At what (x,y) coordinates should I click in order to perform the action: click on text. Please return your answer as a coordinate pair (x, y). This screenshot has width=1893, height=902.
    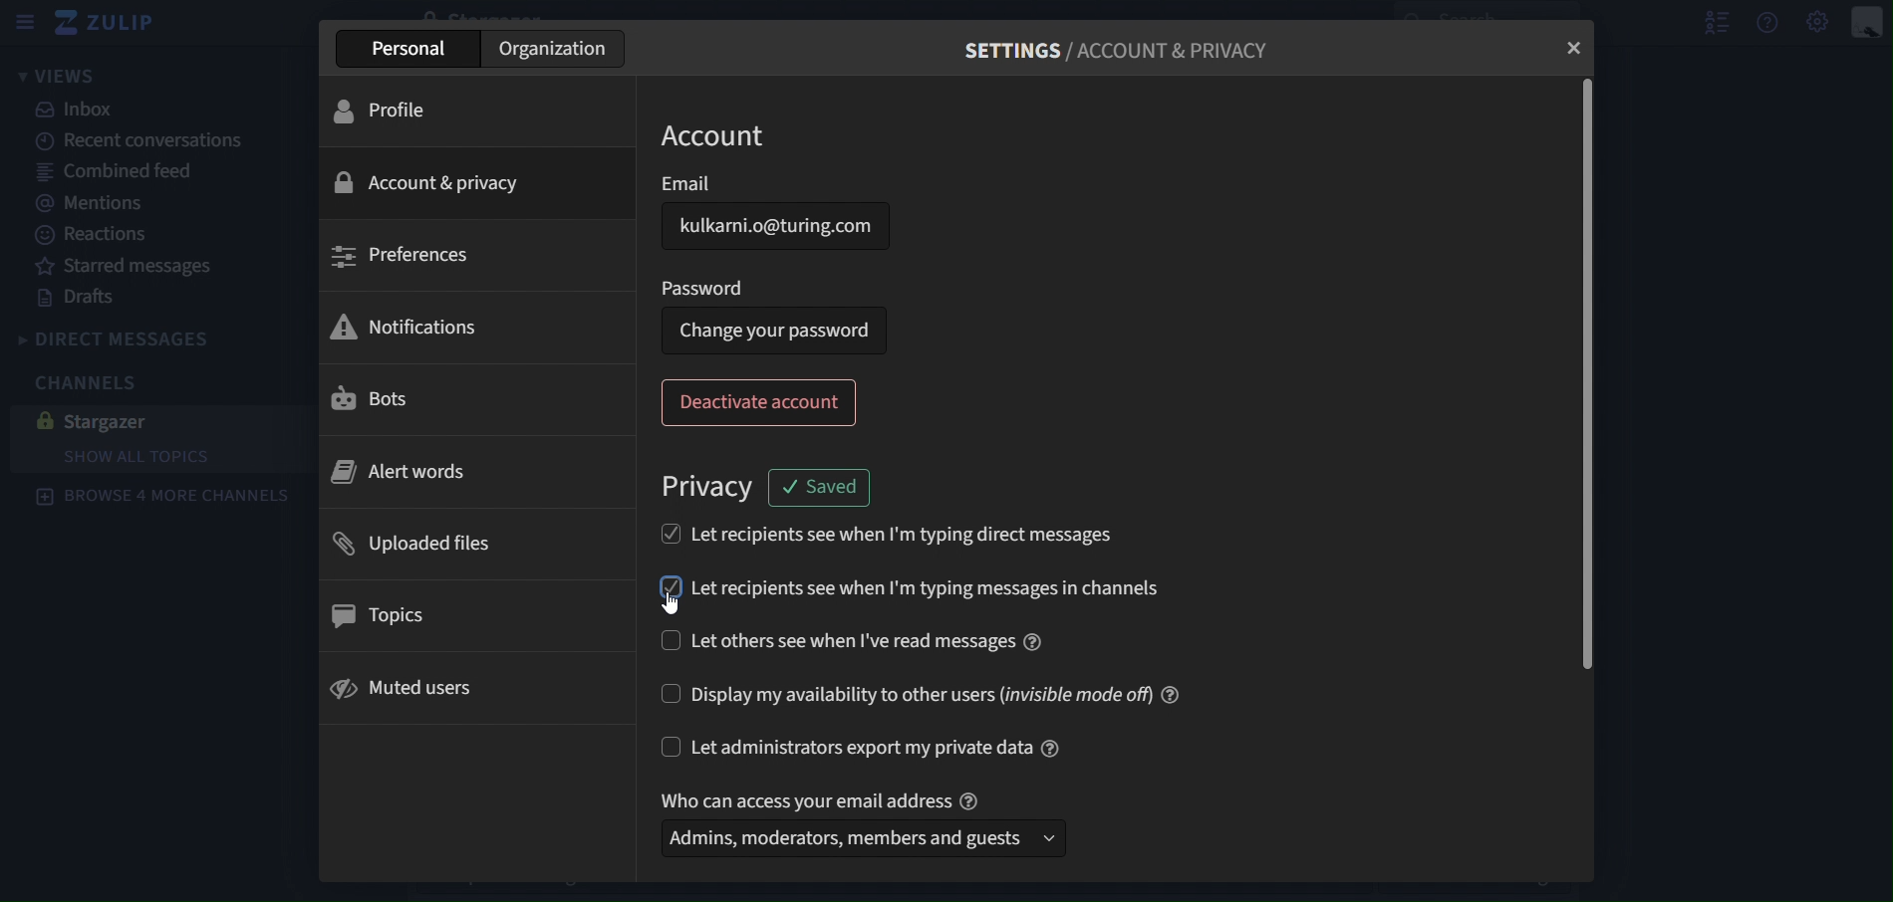
    Looking at the image, I should click on (826, 798).